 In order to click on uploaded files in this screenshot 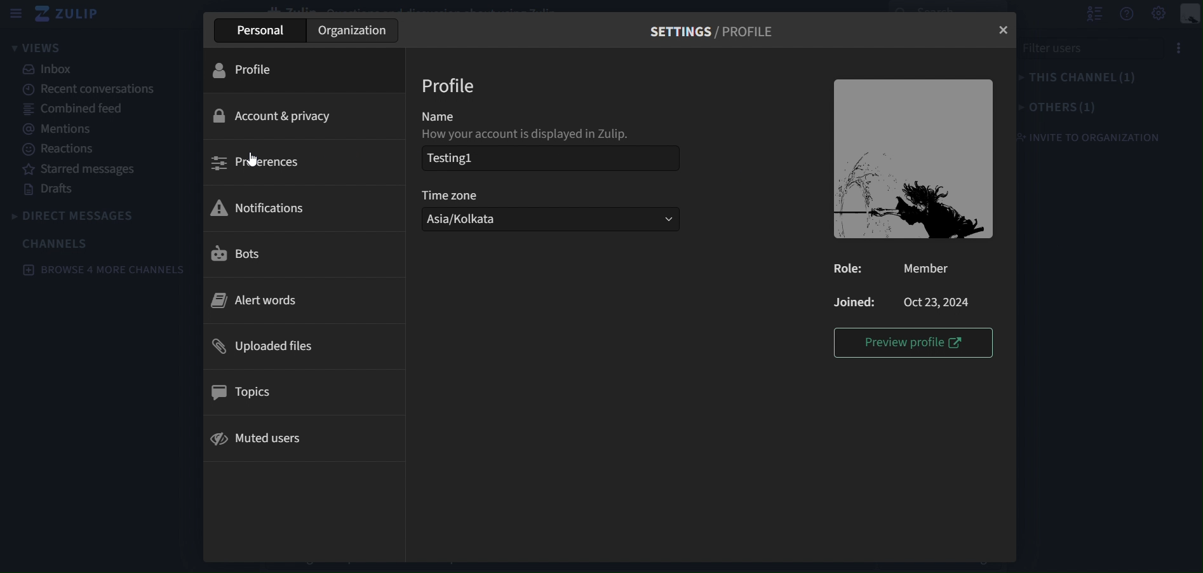, I will do `click(307, 345)`.